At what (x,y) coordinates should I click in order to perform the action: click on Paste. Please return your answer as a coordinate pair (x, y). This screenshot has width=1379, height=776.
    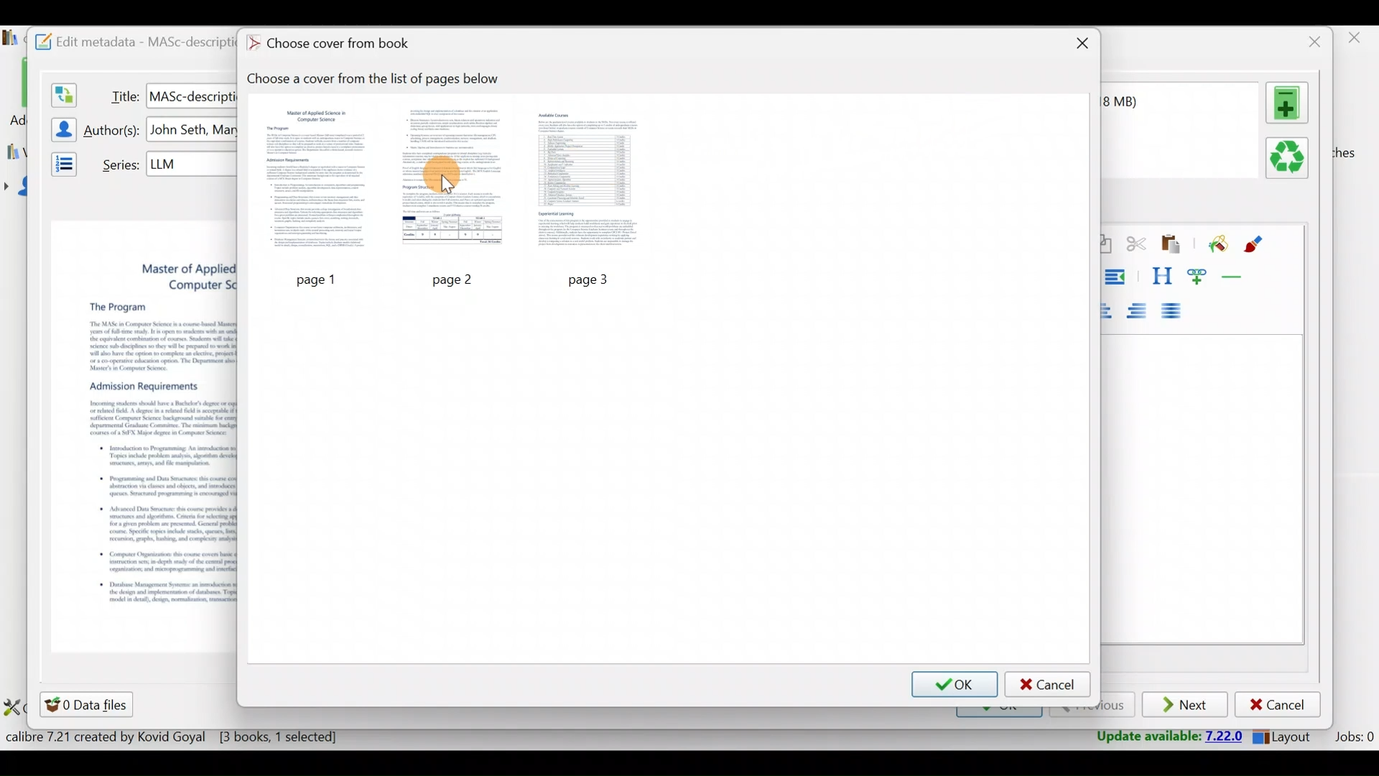
    Looking at the image, I should click on (1174, 245).